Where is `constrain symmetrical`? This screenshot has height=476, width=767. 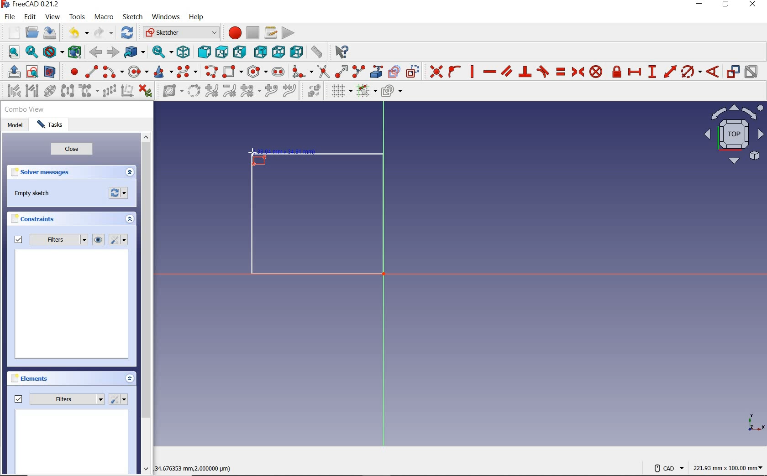 constrain symmetrical is located at coordinates (578, 72).